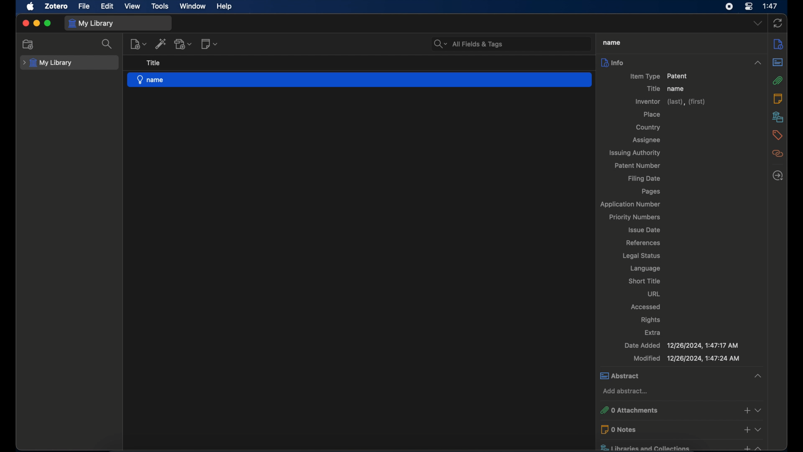 The width and height of the screenshot is (803, 452). Describe the element at coordinates (627, 391) in the screenshot. I see `add abstract` at that location.